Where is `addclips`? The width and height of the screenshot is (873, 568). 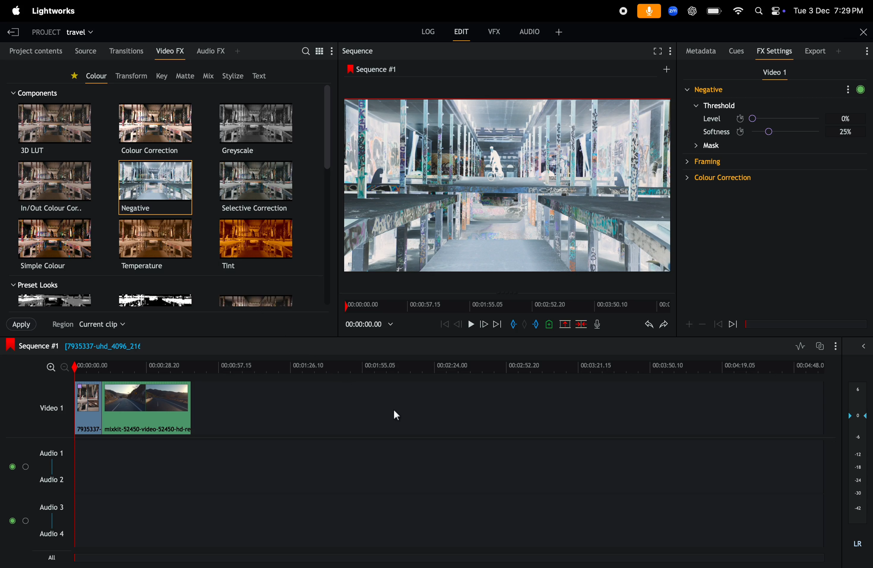
addclips is located at coordinates (132, 408).